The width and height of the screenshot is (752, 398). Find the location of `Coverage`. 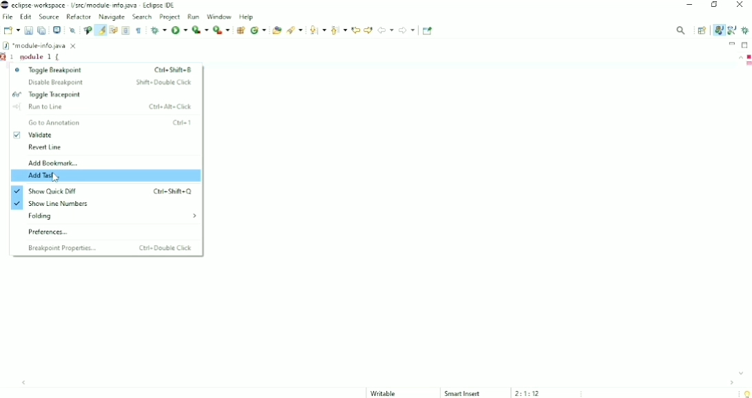

Coverage is located at coordinates (200, 30).